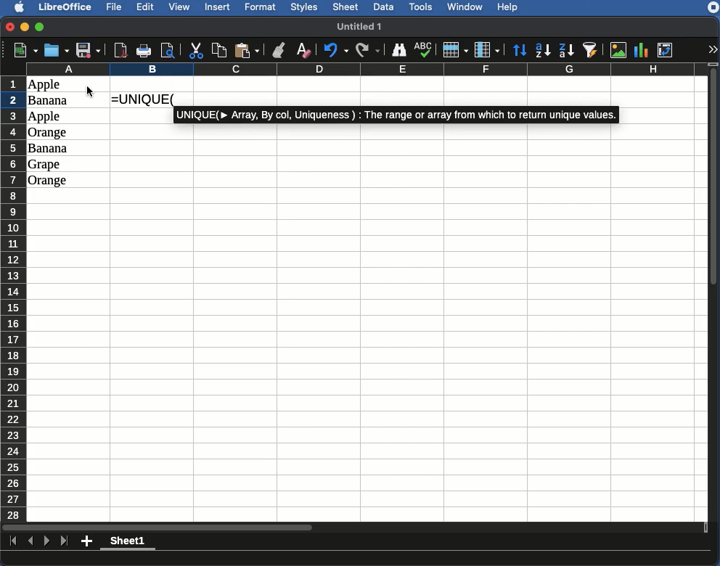  I want to click on View, so click(181, 8).